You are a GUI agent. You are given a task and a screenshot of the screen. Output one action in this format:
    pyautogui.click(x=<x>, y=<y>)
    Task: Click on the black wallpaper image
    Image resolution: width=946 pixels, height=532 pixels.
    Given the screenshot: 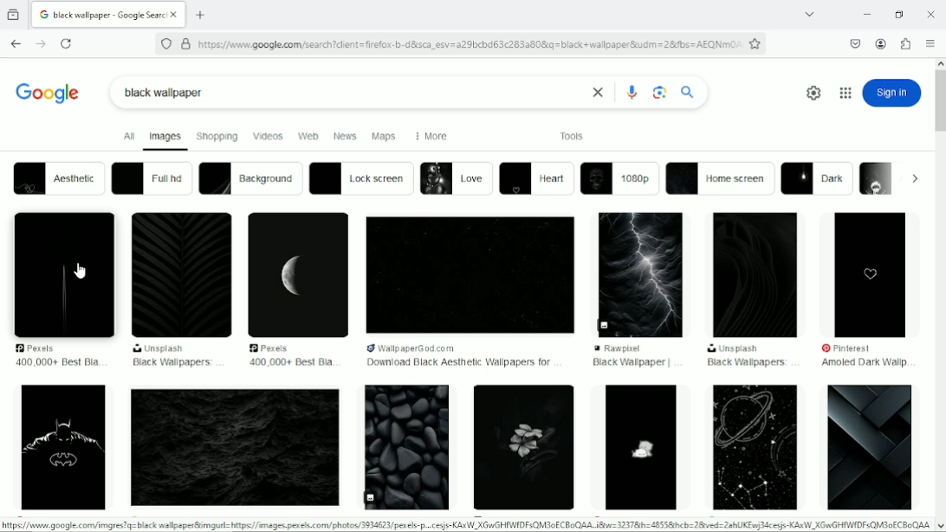 What is the action you would take?
    pyautogui.click(x=235, y=448)
    